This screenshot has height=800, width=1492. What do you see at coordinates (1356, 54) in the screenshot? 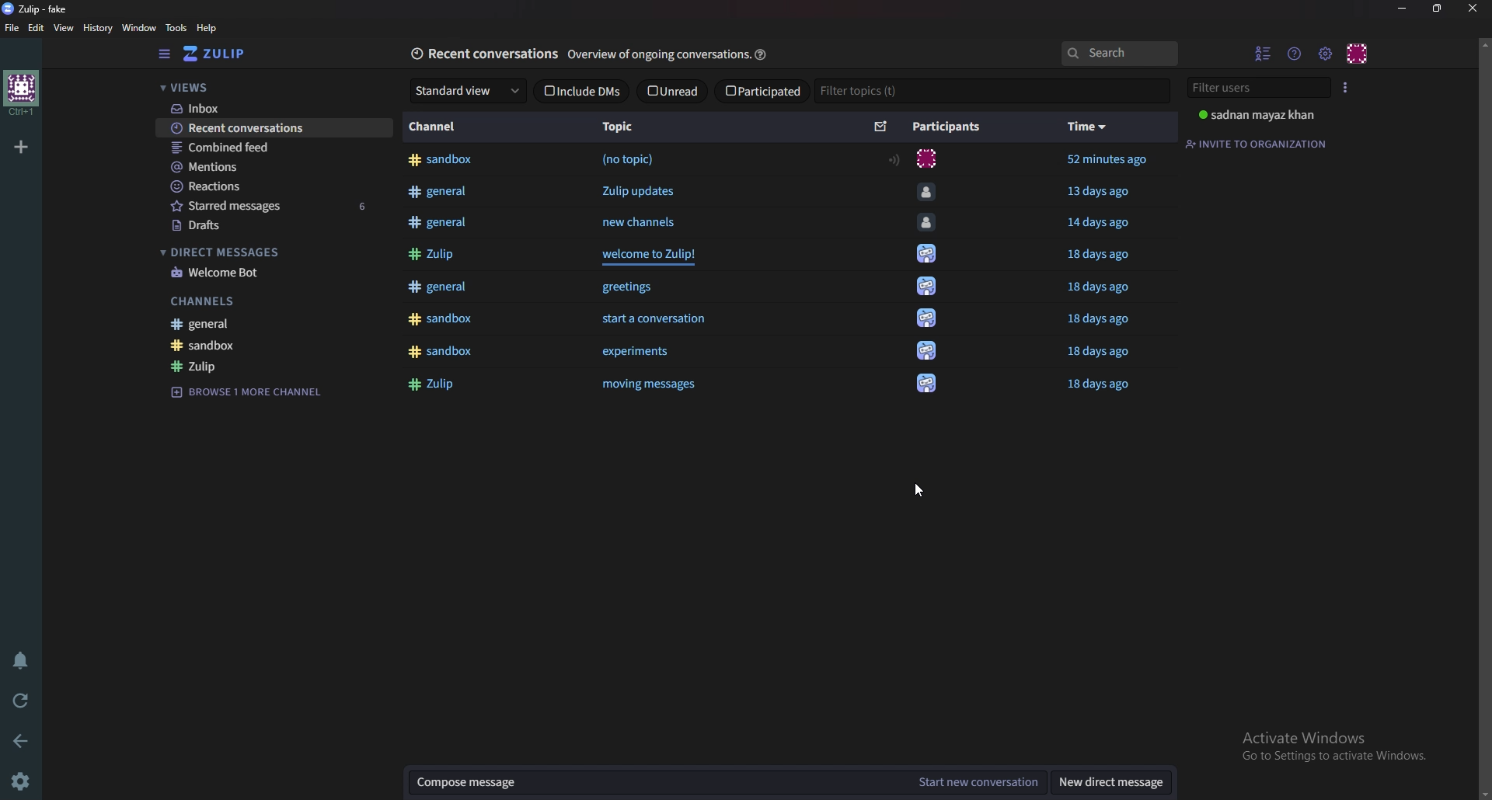
I see `Personal menu` at bounding box center [1356, 54].